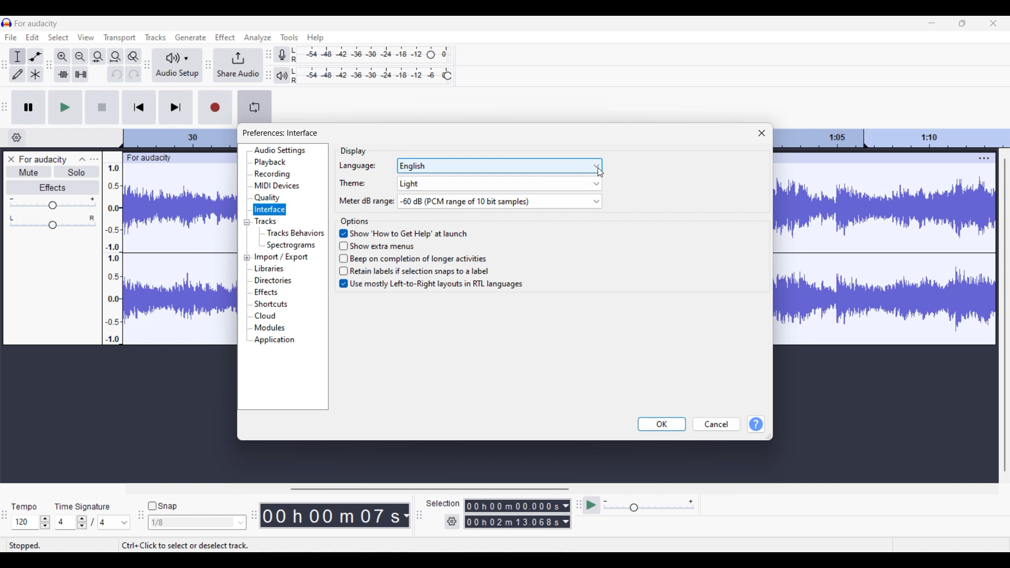 The height and width of the screenshot is (568, 1010). Describe the element at coordinates (28, 173) in the screenshot. I see `Mute` at that location.